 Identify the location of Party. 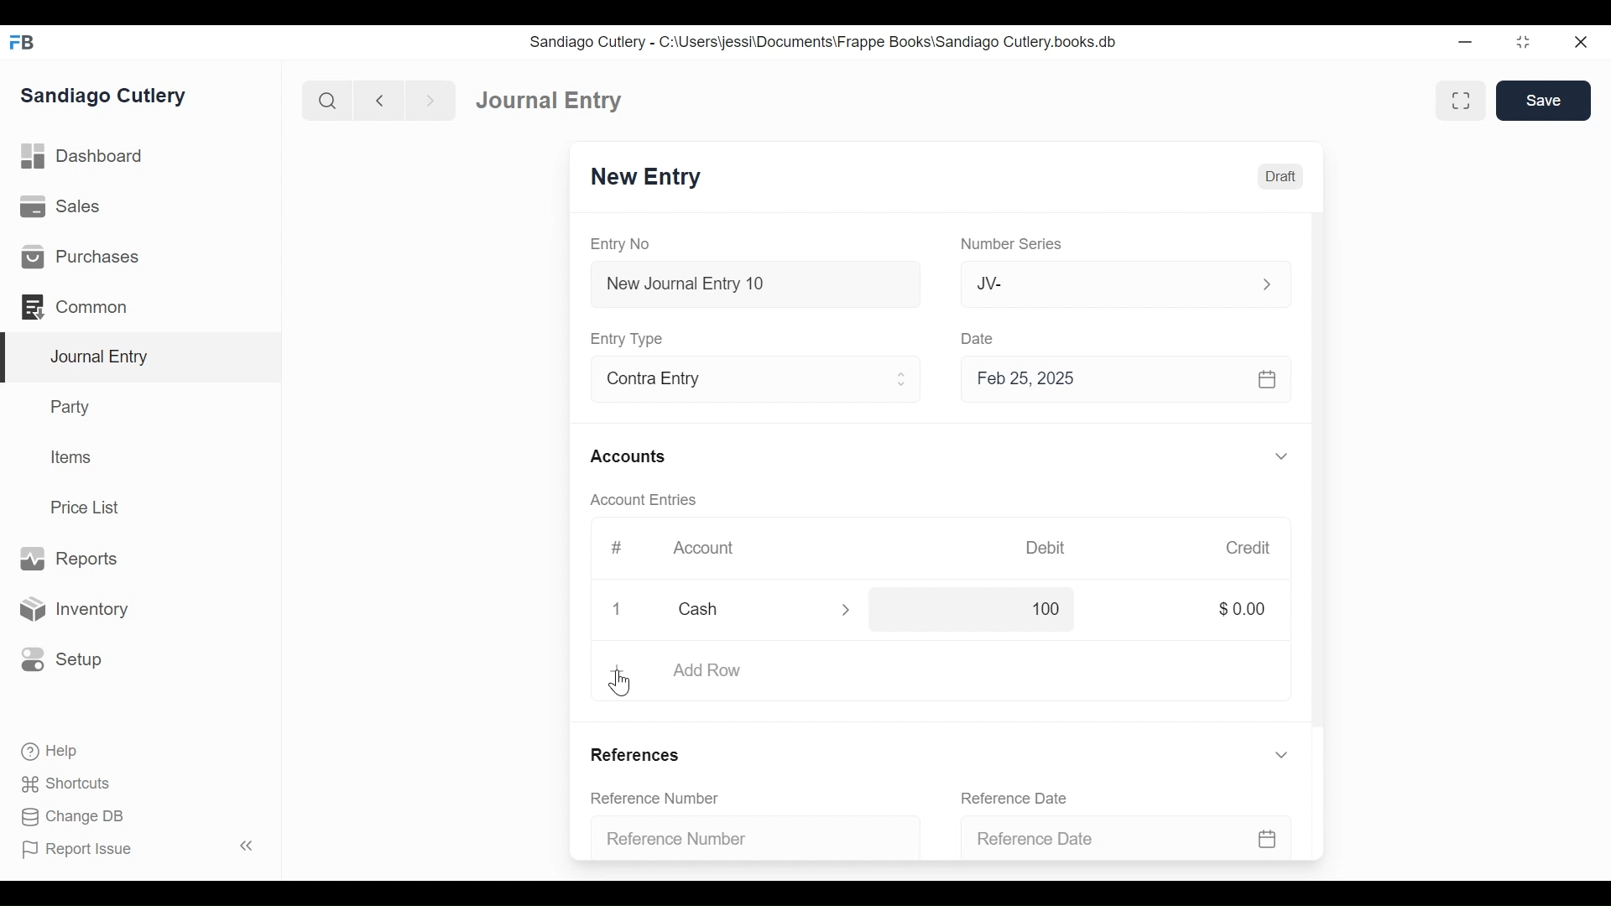
(68, 407).